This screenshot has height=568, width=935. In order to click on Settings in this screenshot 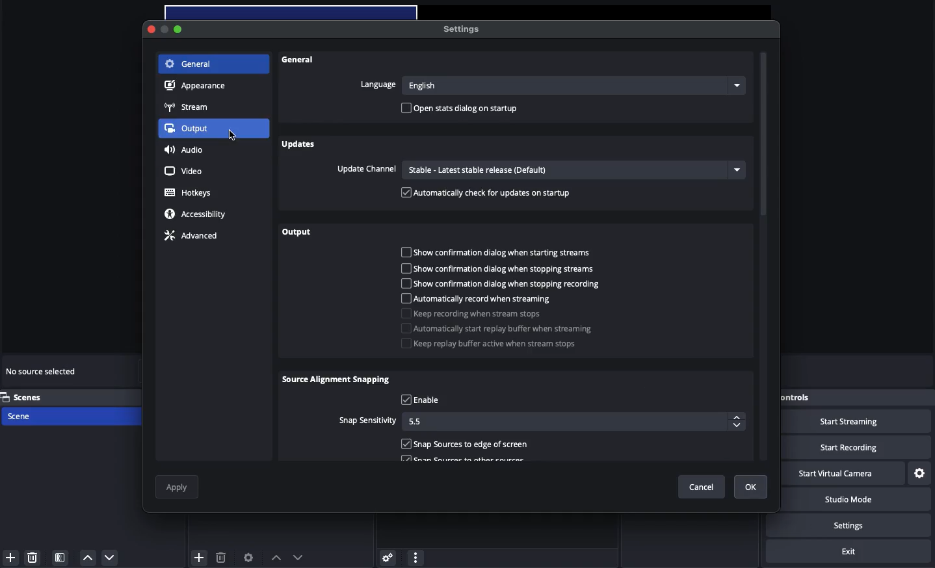, I will do `click(386, 557)`.